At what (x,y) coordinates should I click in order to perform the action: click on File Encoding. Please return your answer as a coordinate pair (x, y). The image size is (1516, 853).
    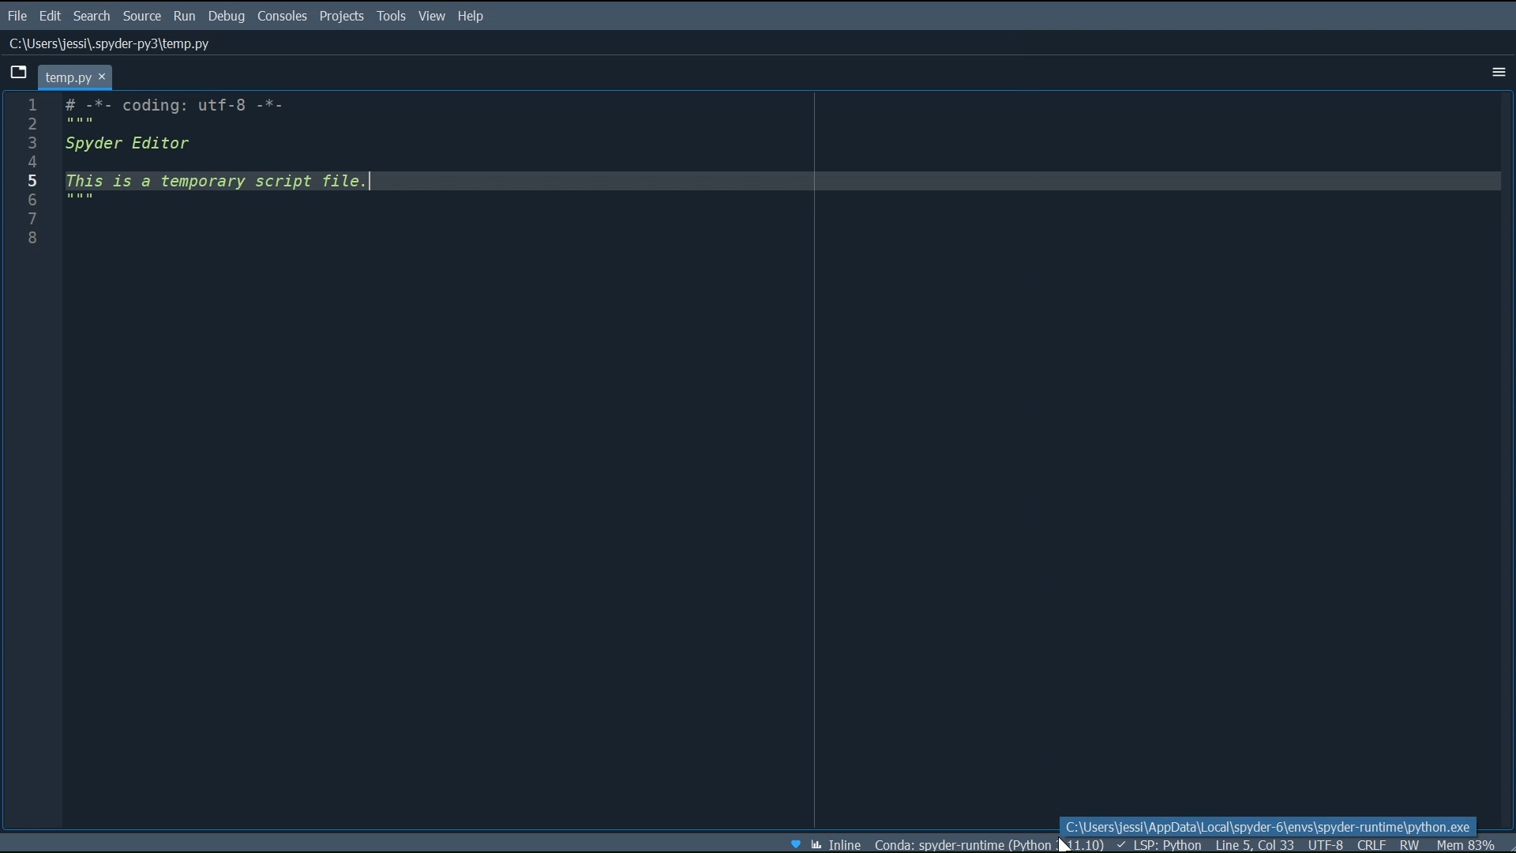
    Looking at the image, I should click on (1328, 844).